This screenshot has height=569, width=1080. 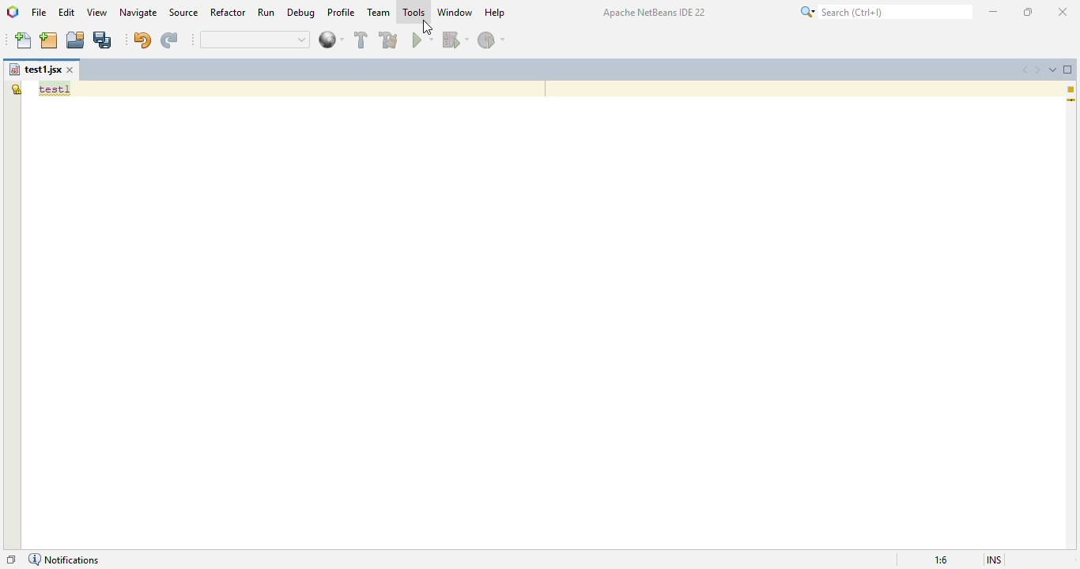 What do you see at coordinates (49, 40) in the screenshot?
I see `new project` at bounding box center [49, 40].